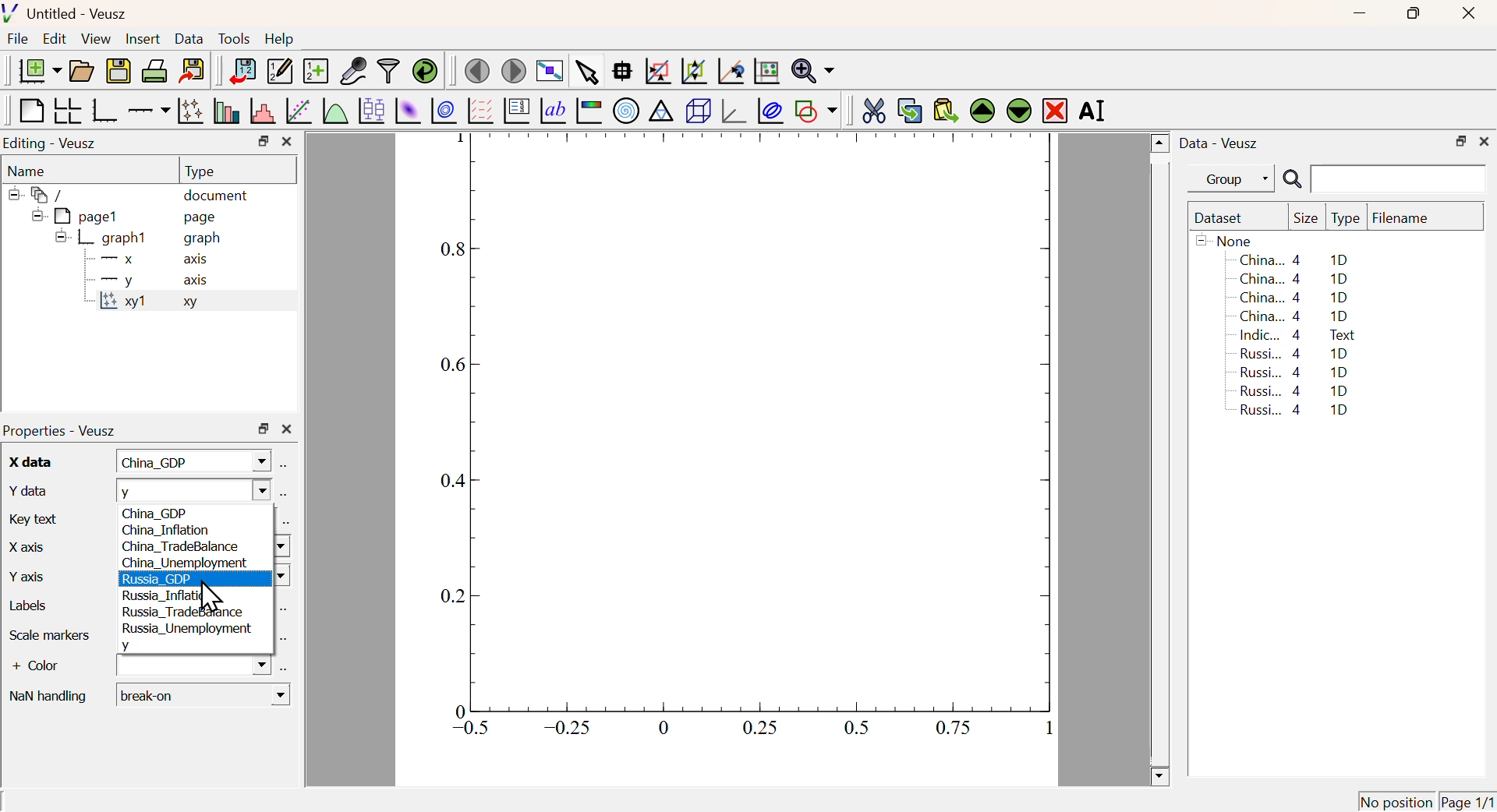  What do you see at coordinates (586, 75) in the screenshot?
I see `Select items from graph or scroll` at bounding box center [586, 75].